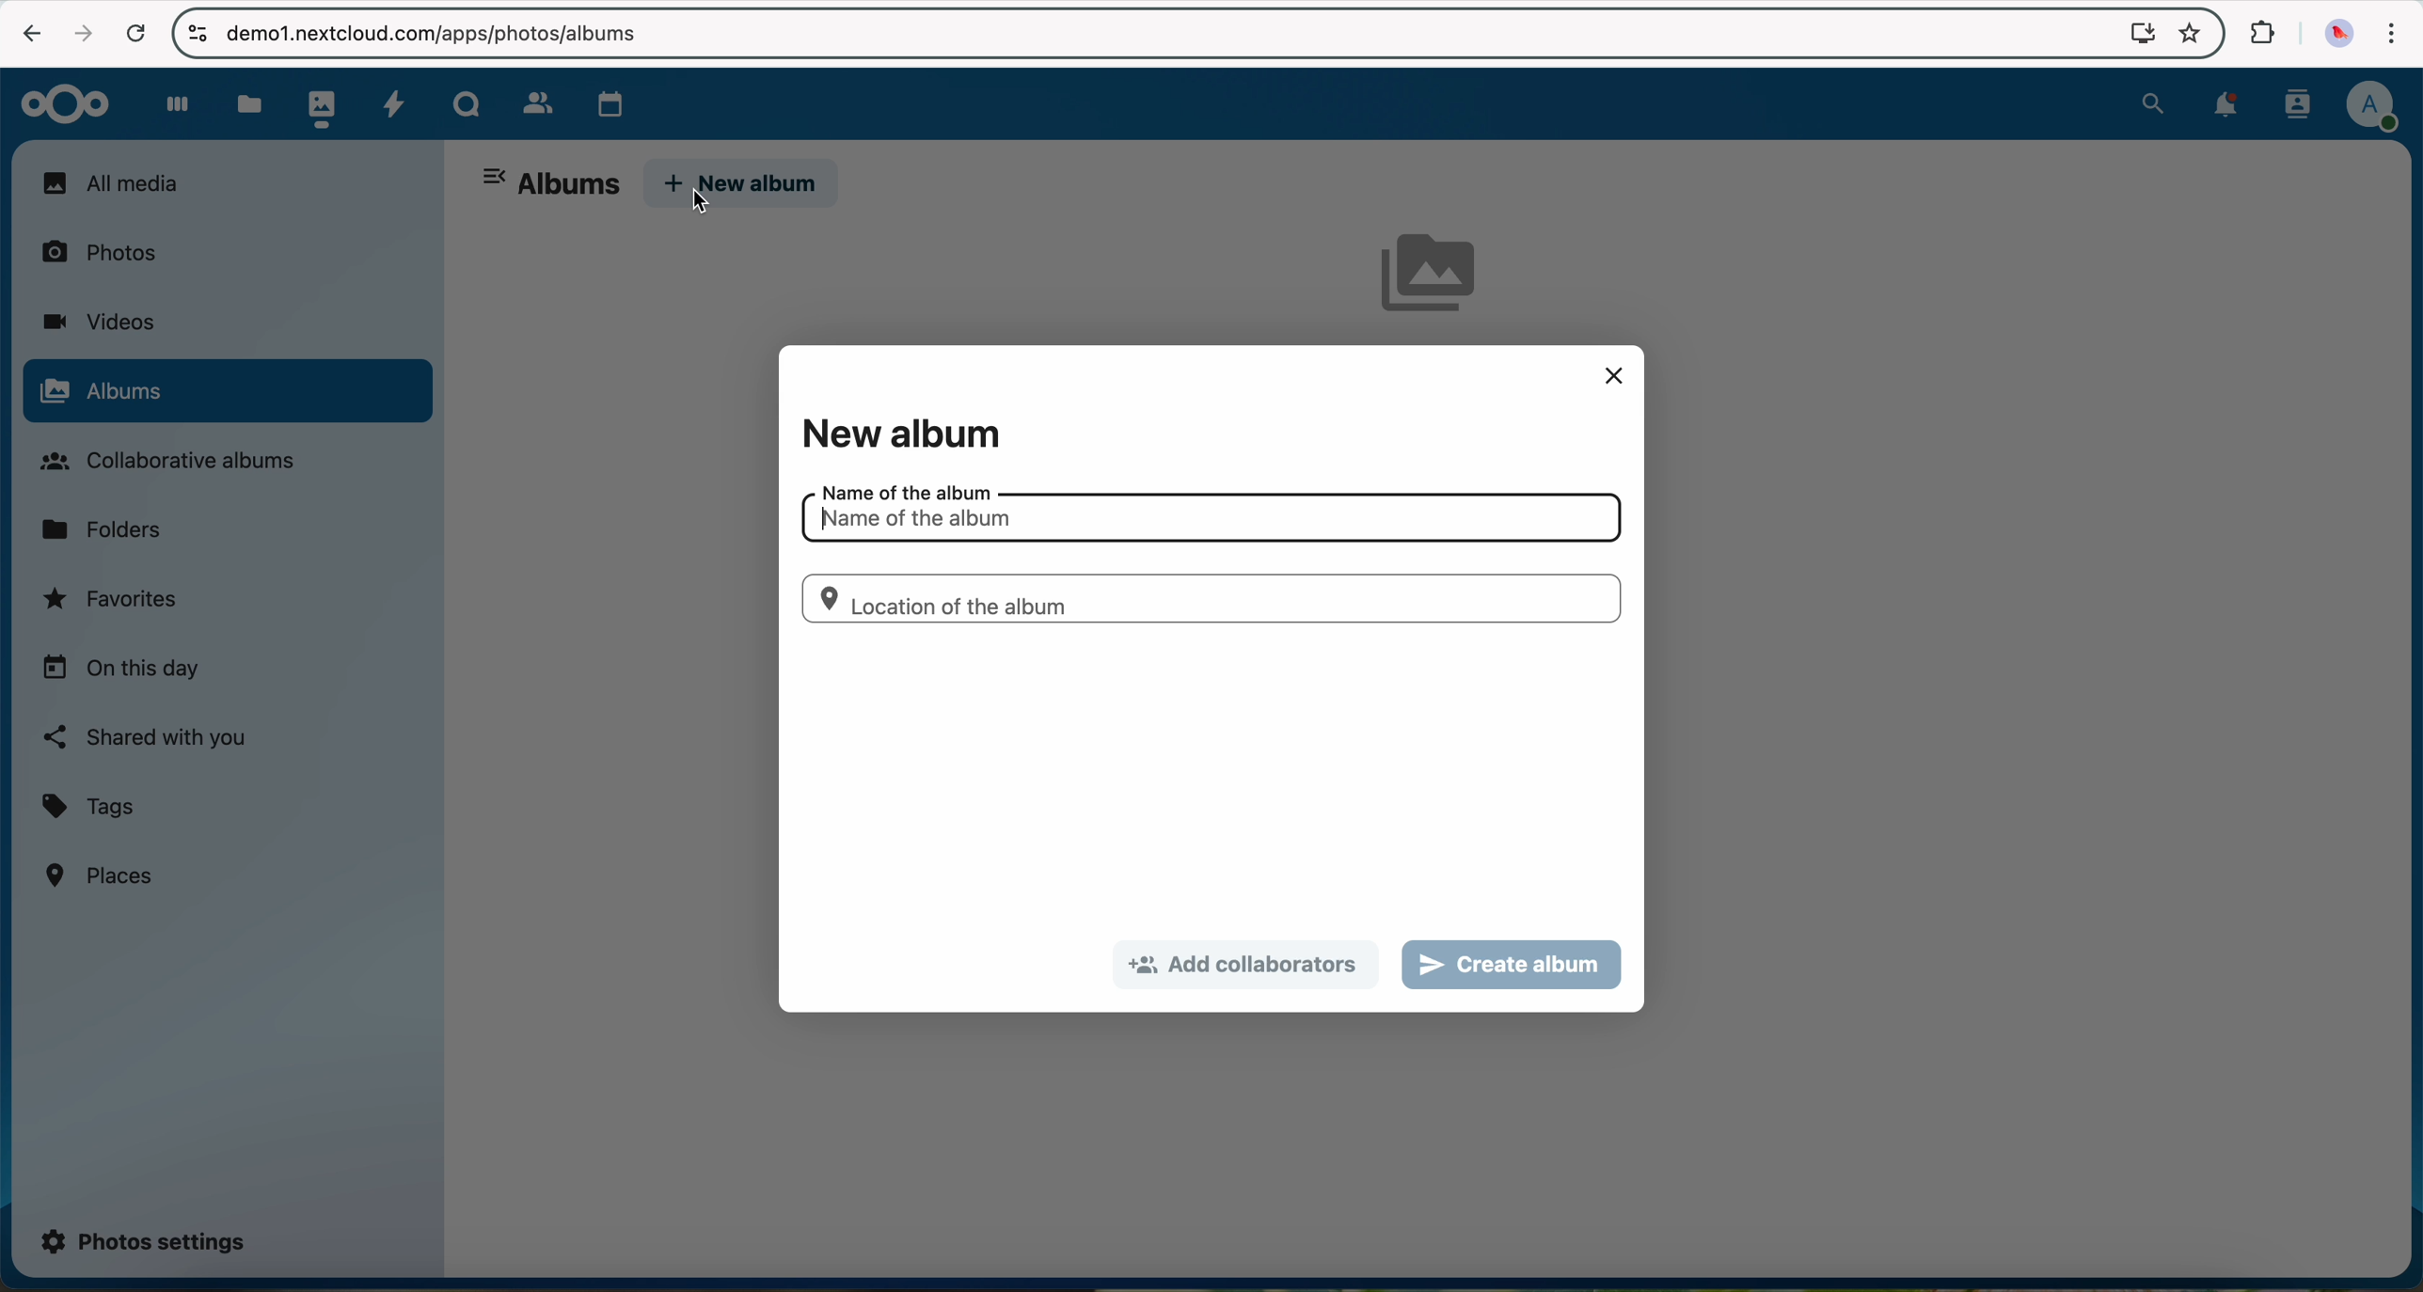 The height and width of the screenshot is (1292, 2423). What do you see at coordinates (1438, 283) in the screenshot?
I see `there is no album yet` at bounding box center [1438, 283].